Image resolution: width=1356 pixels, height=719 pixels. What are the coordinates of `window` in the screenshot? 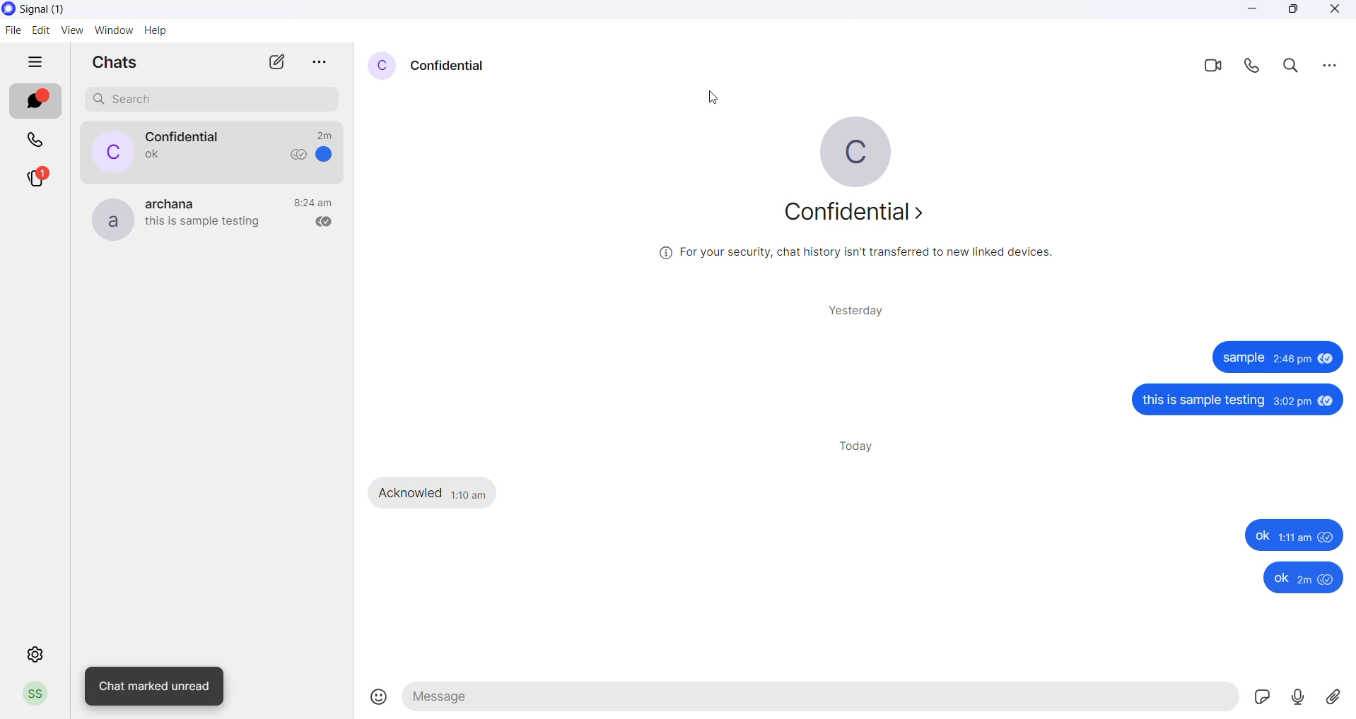 It's located at (113, 30).